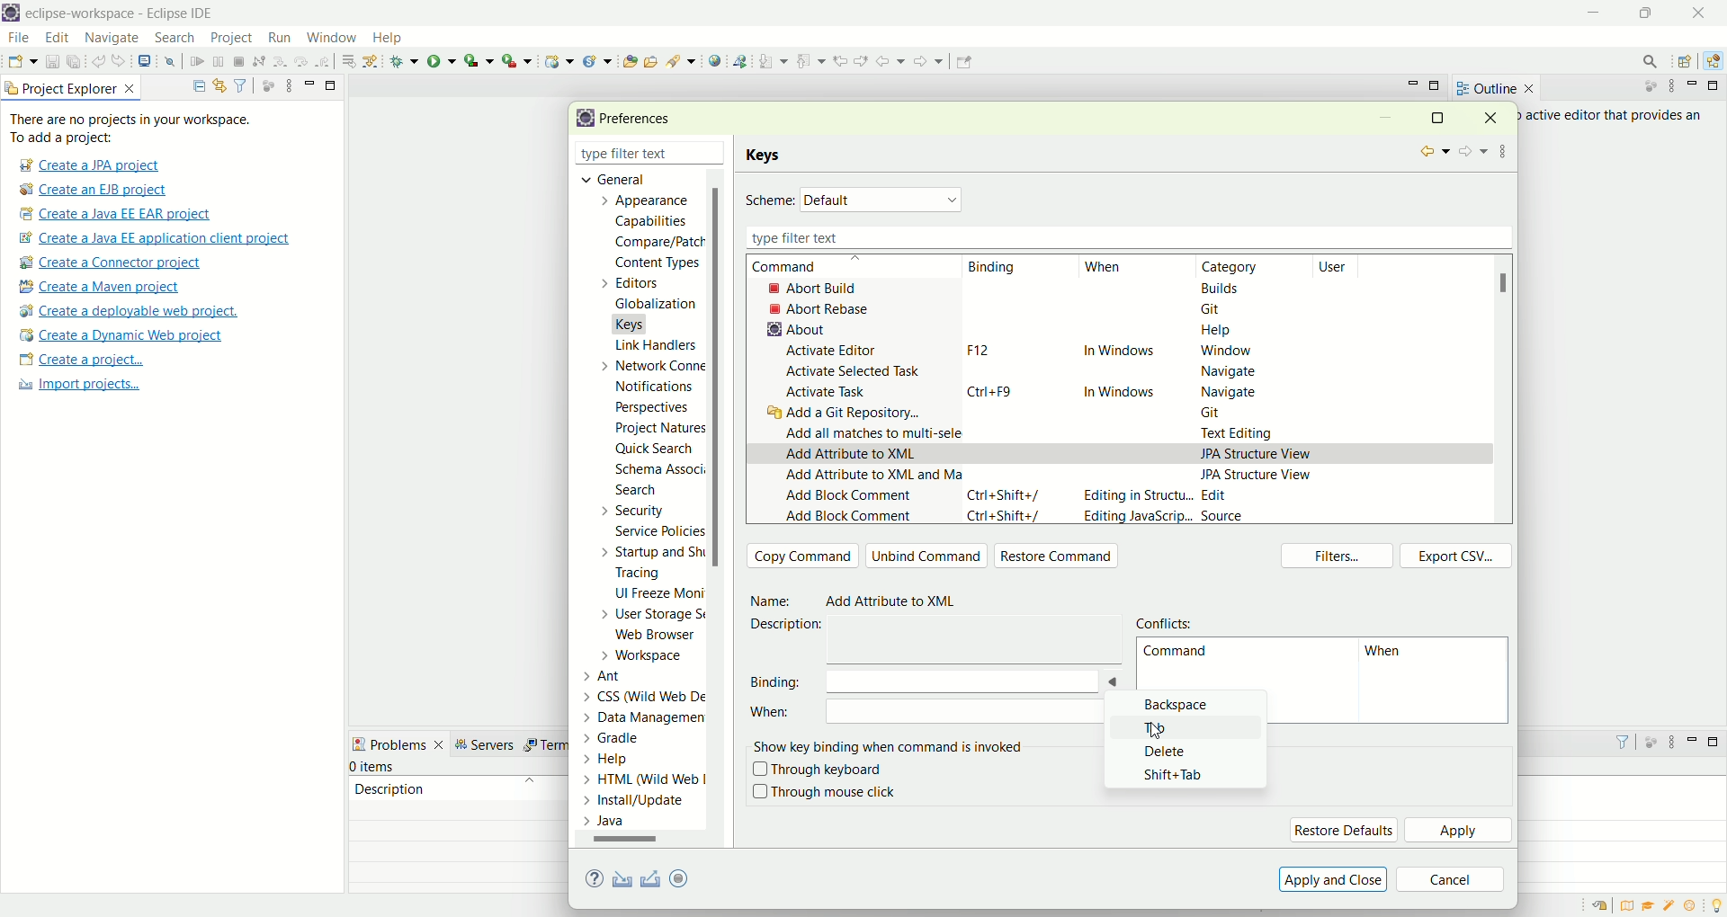 Image resolution: width=1727 pixels, height=917 pixels. What do you see at coordinates (135, 129) in the screenshot?
I see `There are no projects in your workspace. To add a project:` at bounding box center [135, 129].